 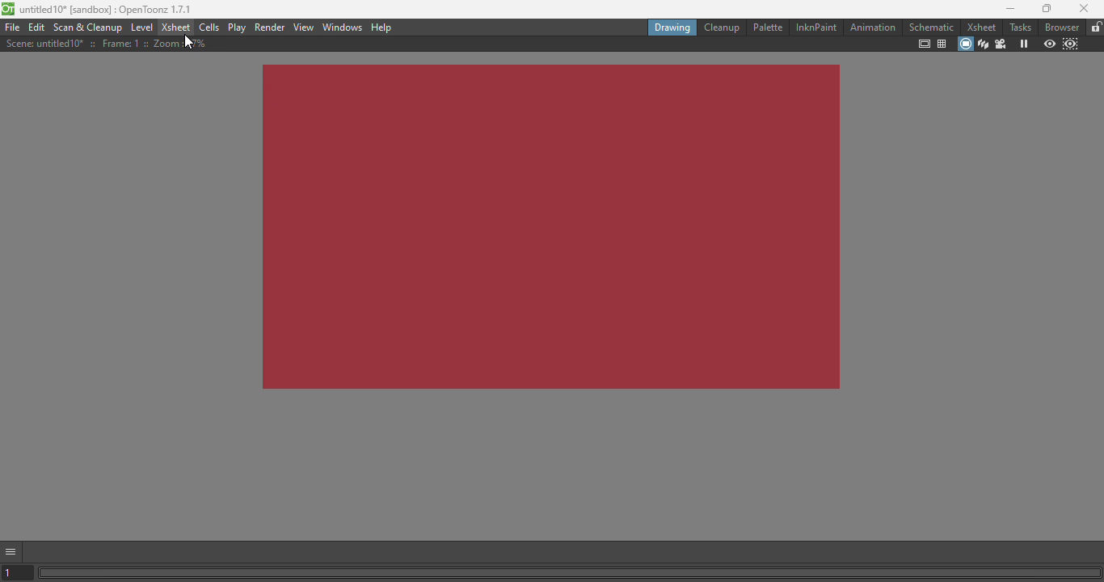 I want to click on Help, so click(x=381, y=27).